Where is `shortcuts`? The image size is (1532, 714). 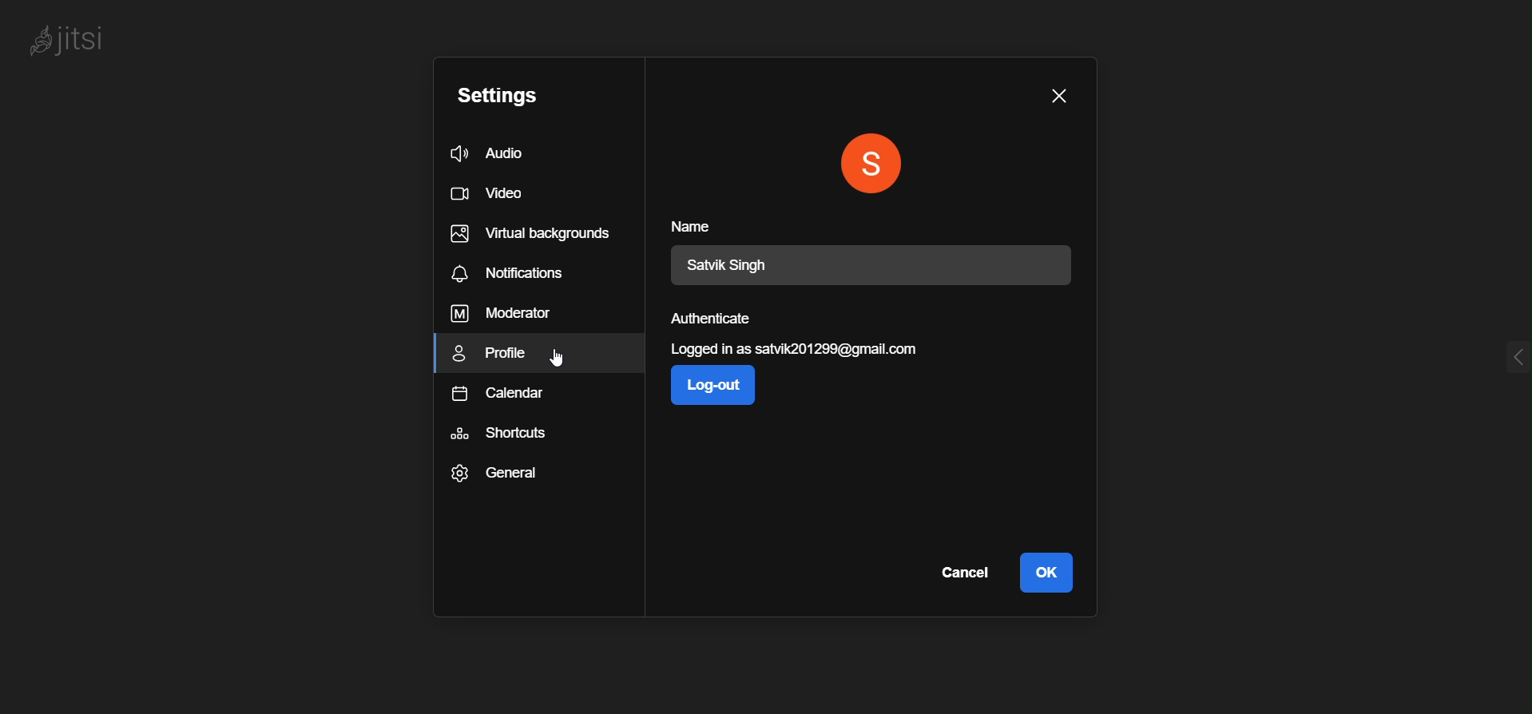 shortcuts is located at coordinates (502, 436).